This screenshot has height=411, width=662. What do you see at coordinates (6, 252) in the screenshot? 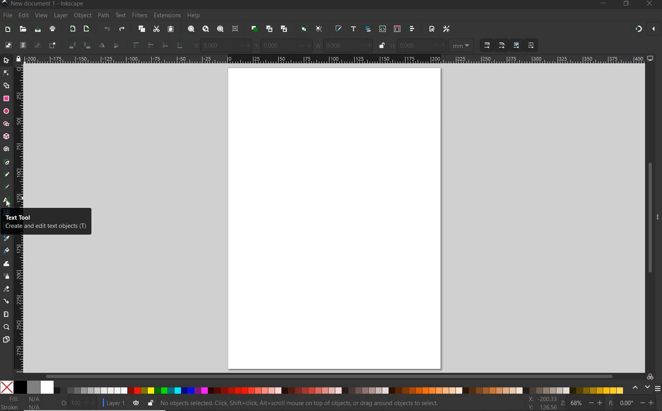
I see `paint bucket tool` at bounding box center [6, 252].